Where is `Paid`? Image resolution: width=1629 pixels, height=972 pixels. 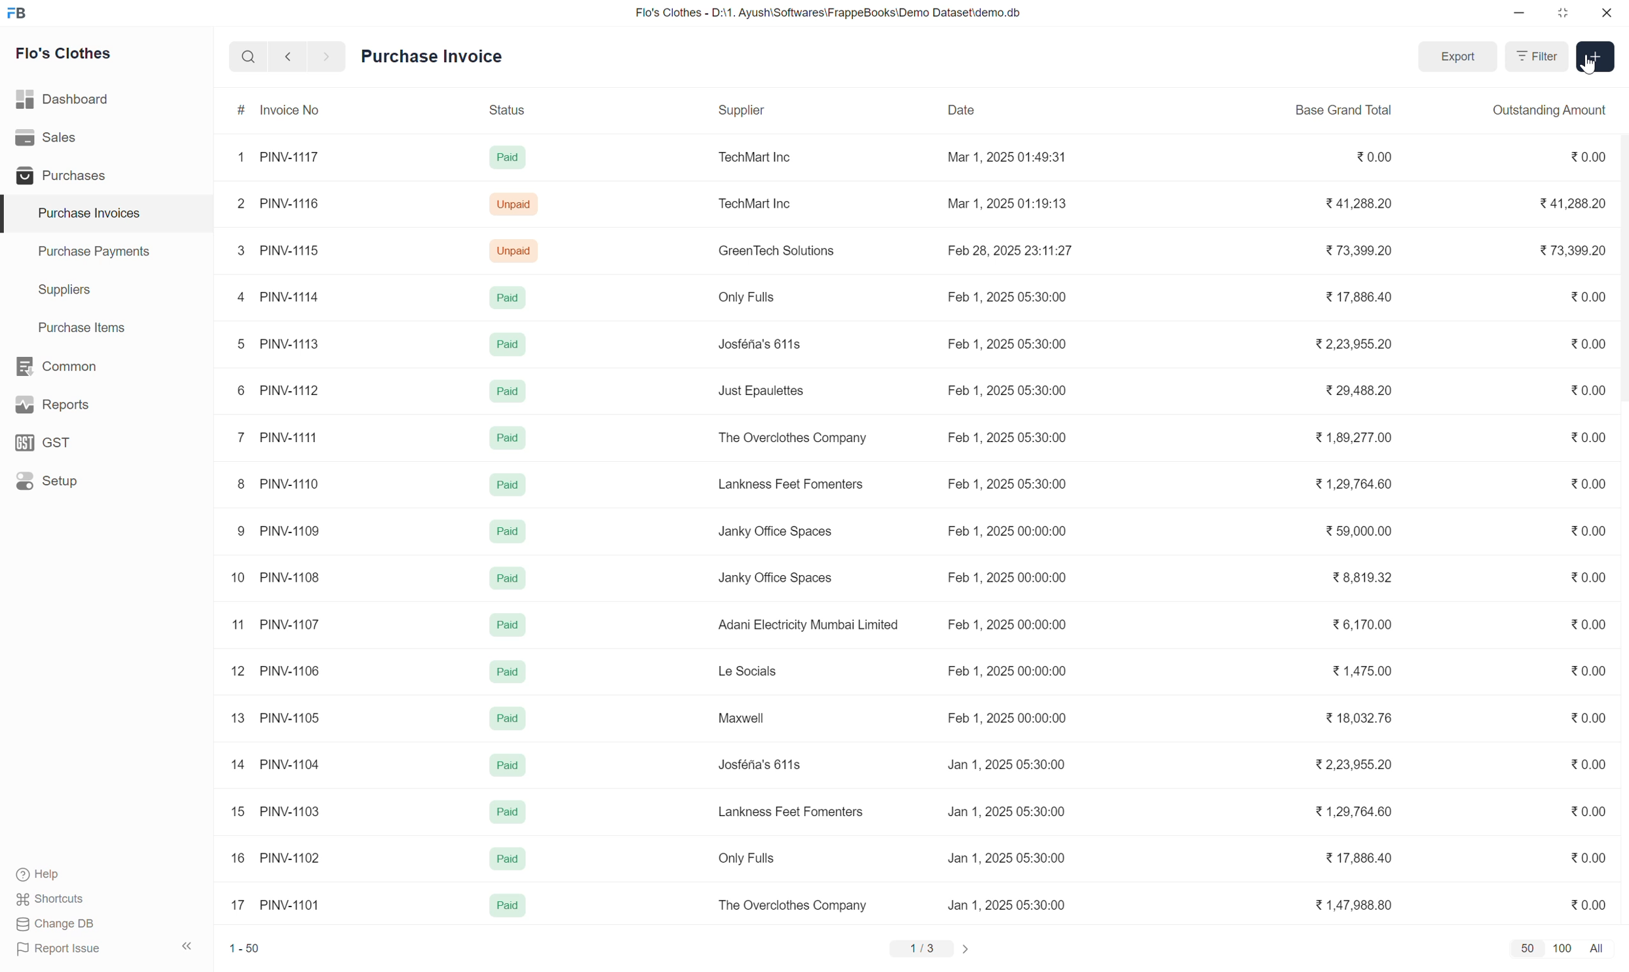
Paid is located at coordinates (508, 577).